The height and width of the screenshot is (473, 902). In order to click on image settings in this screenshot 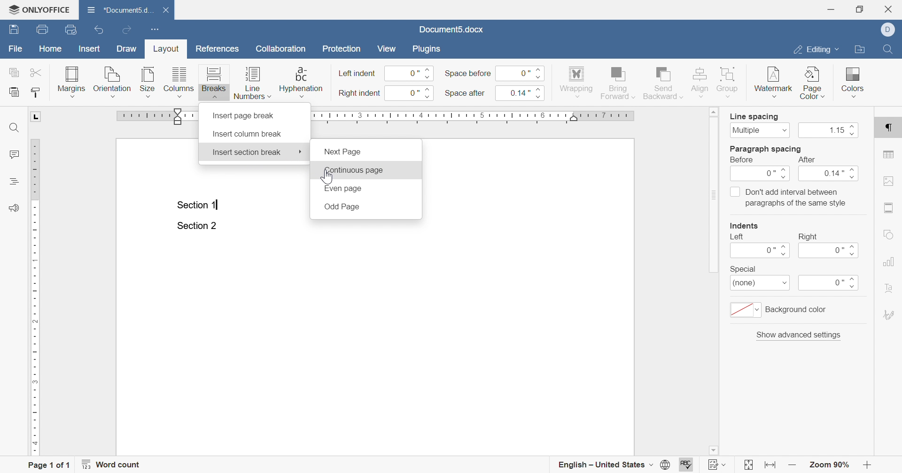, I will do `click(887, 181)`.